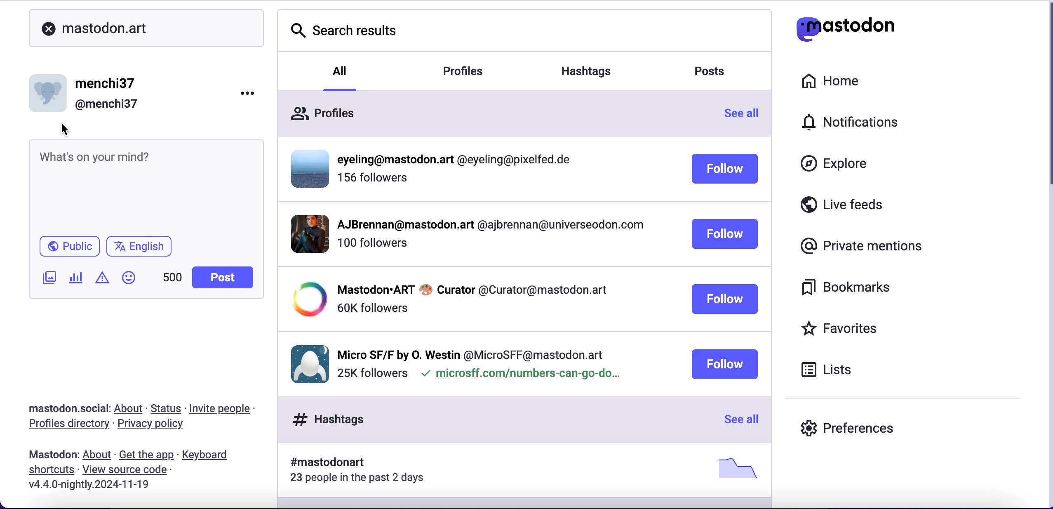 The width and height of the screenshot is (1053, 509). What do you see at coordinates (834, 164) in the screenshot?
I see `explore` at bounding box center [834, 164].